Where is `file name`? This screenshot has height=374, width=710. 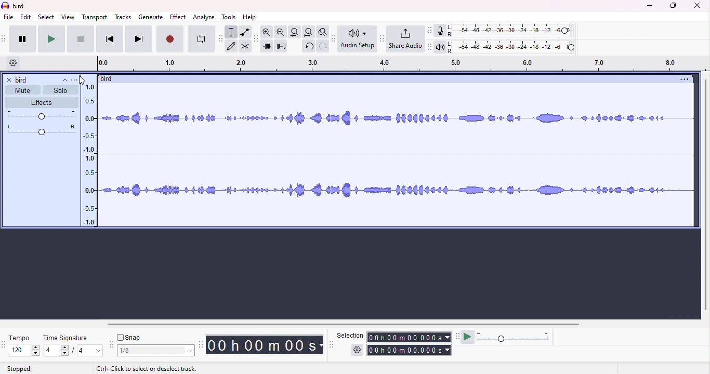
file name is located at coordinates (42, 81).